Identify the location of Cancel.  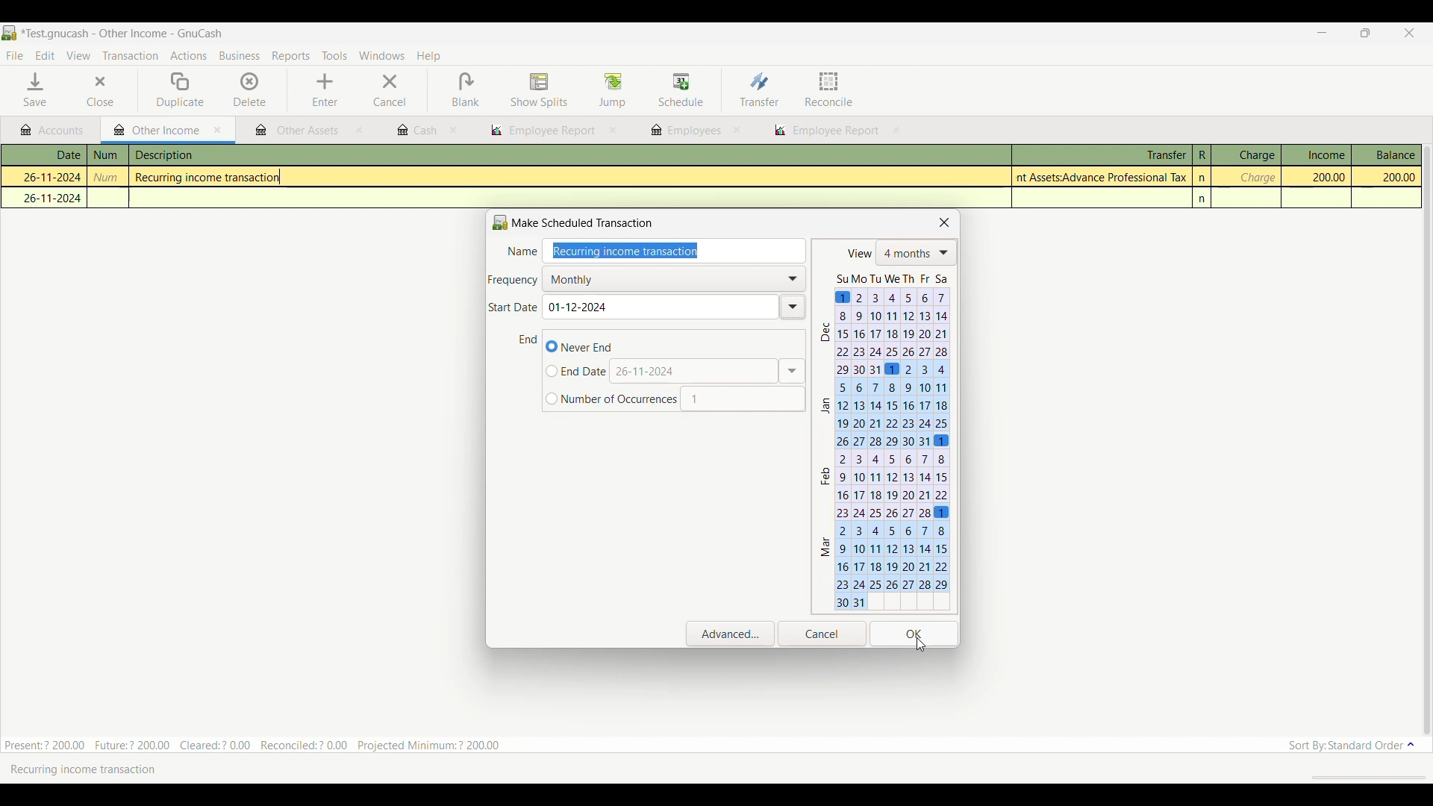
(390, 90).